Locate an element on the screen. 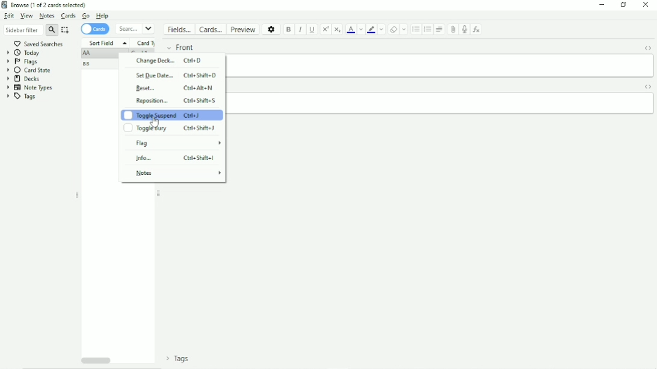 Image resolution: width=657 pixels, height=369 pixels. Italic is located at coordinates (301, 30).